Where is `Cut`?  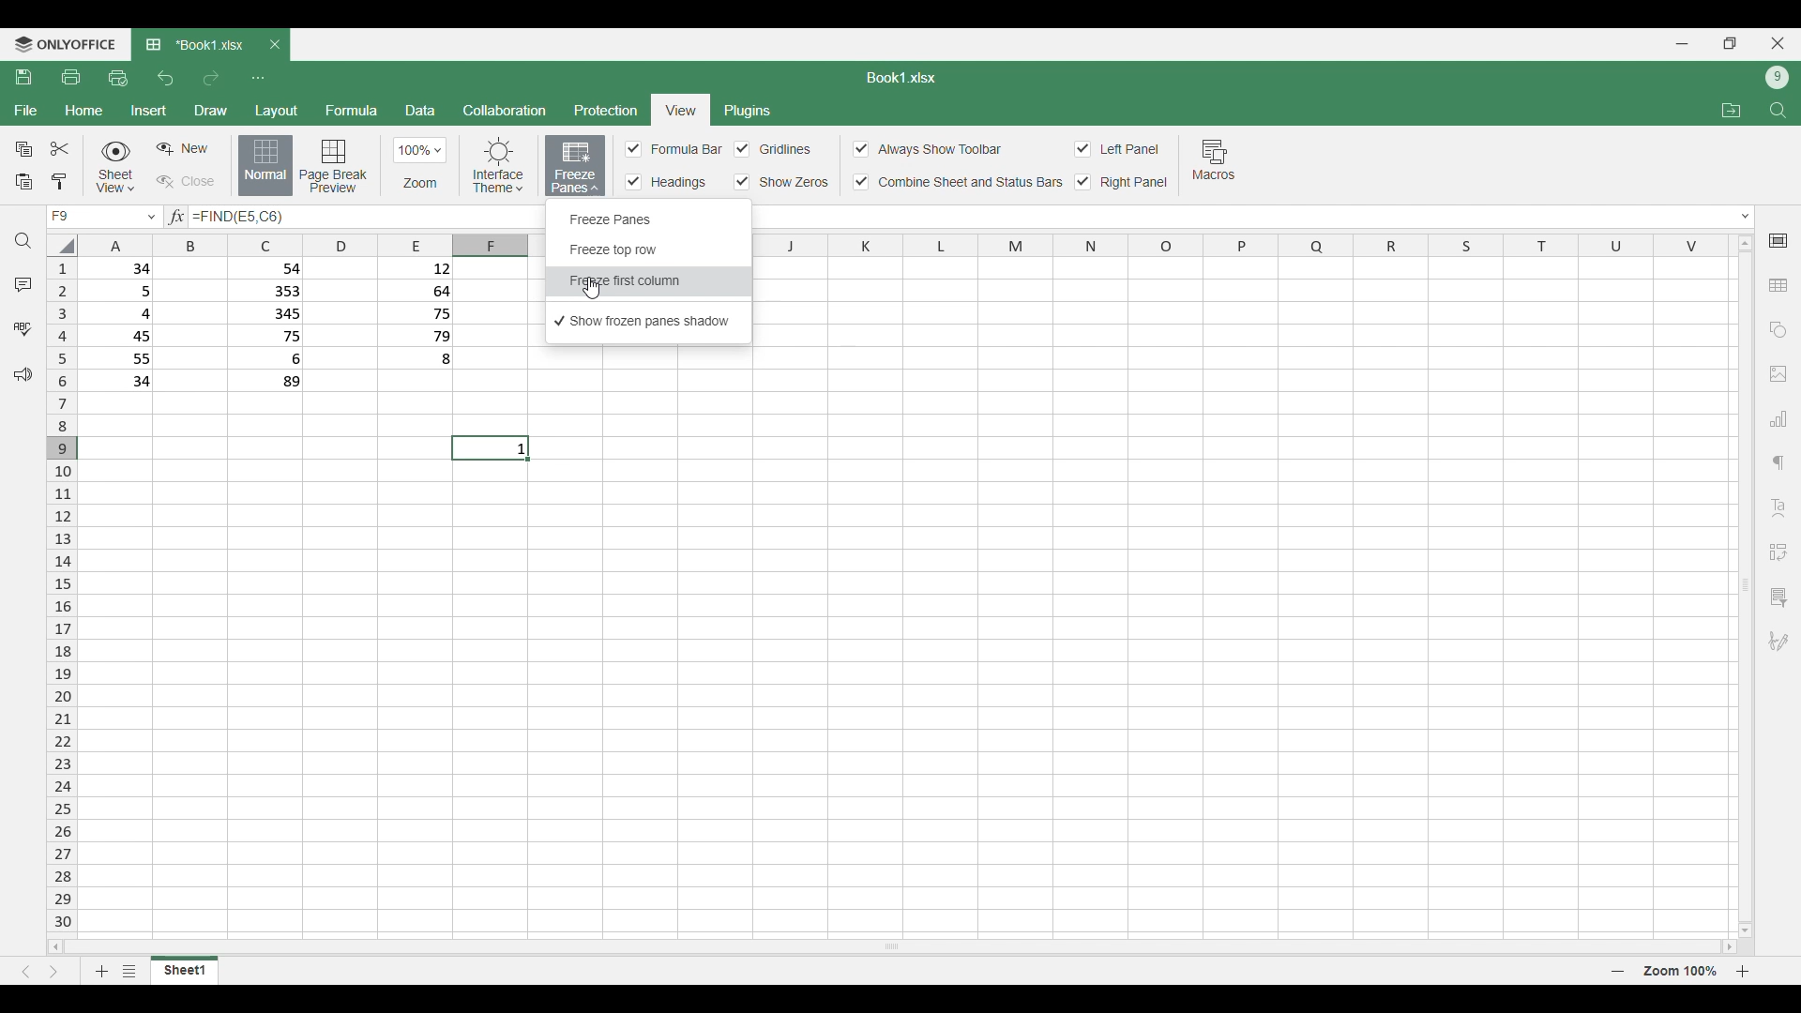
Cut is located at coordinates (59, 148).